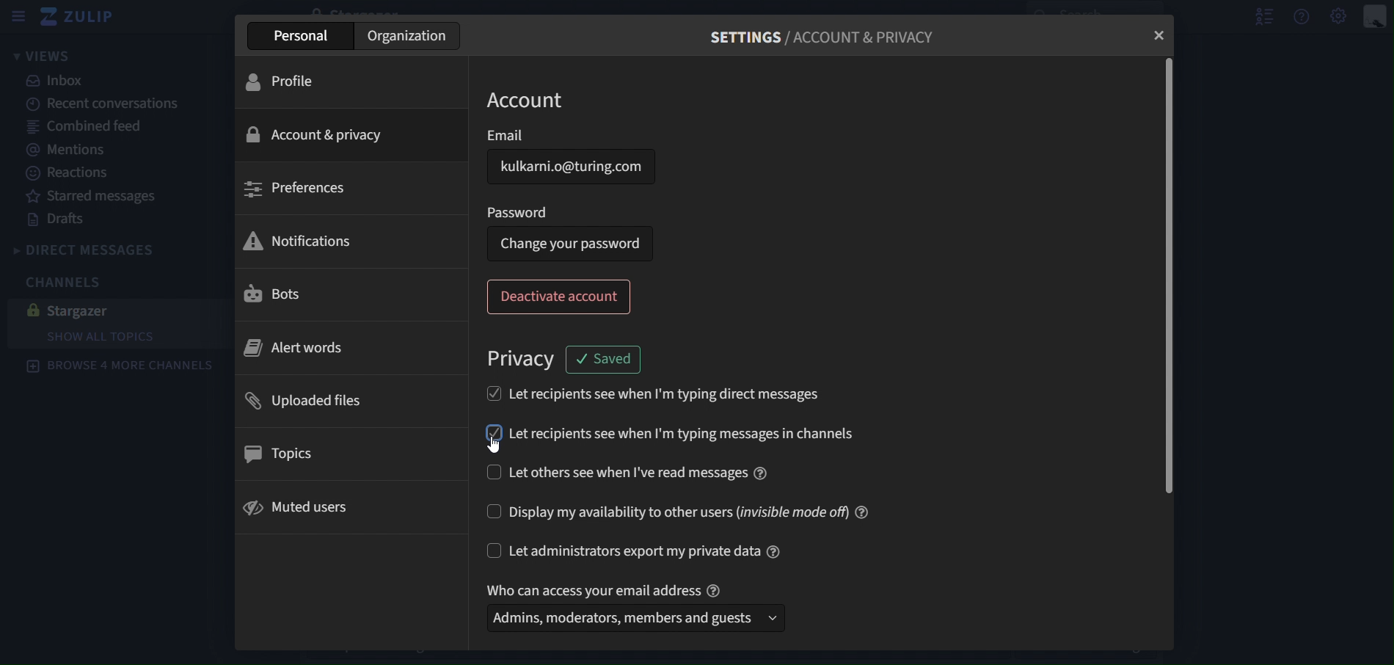  Describe the element at coordinates (283, 83) in the screenshot. I see `profile` at that location.